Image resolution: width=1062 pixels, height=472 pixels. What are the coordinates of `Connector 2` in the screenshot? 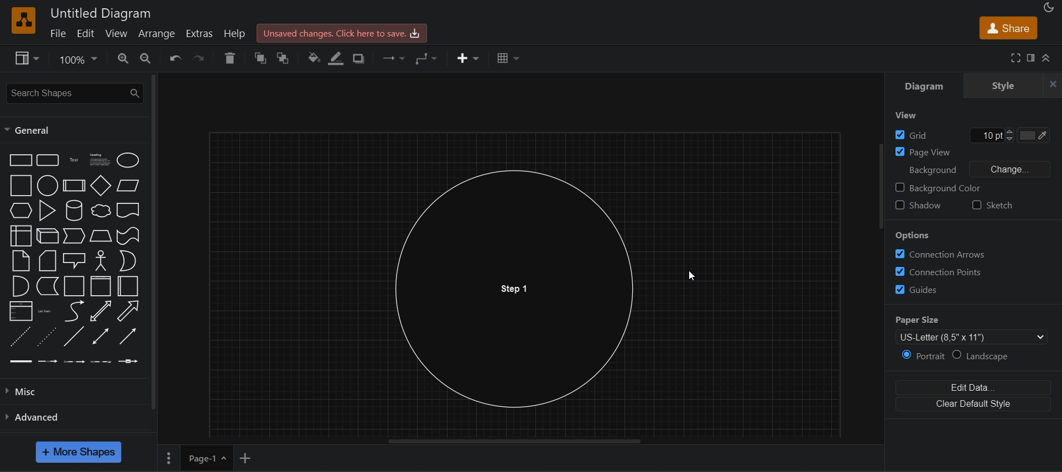 It's located at (48, 361).